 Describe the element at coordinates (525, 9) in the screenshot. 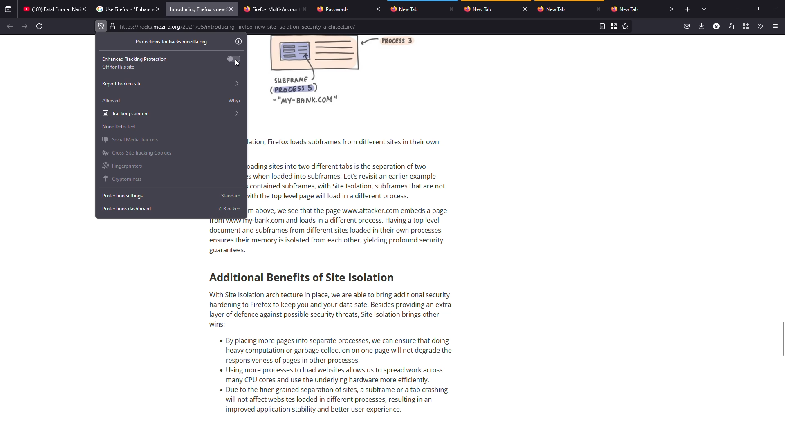

I see `close` at that location.